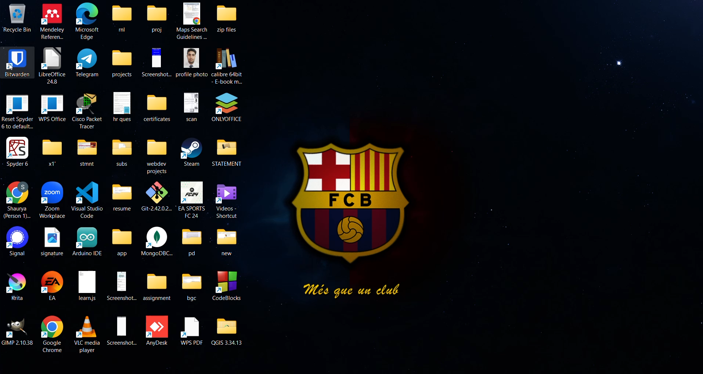  I want to click on subs, so click(122, 153).